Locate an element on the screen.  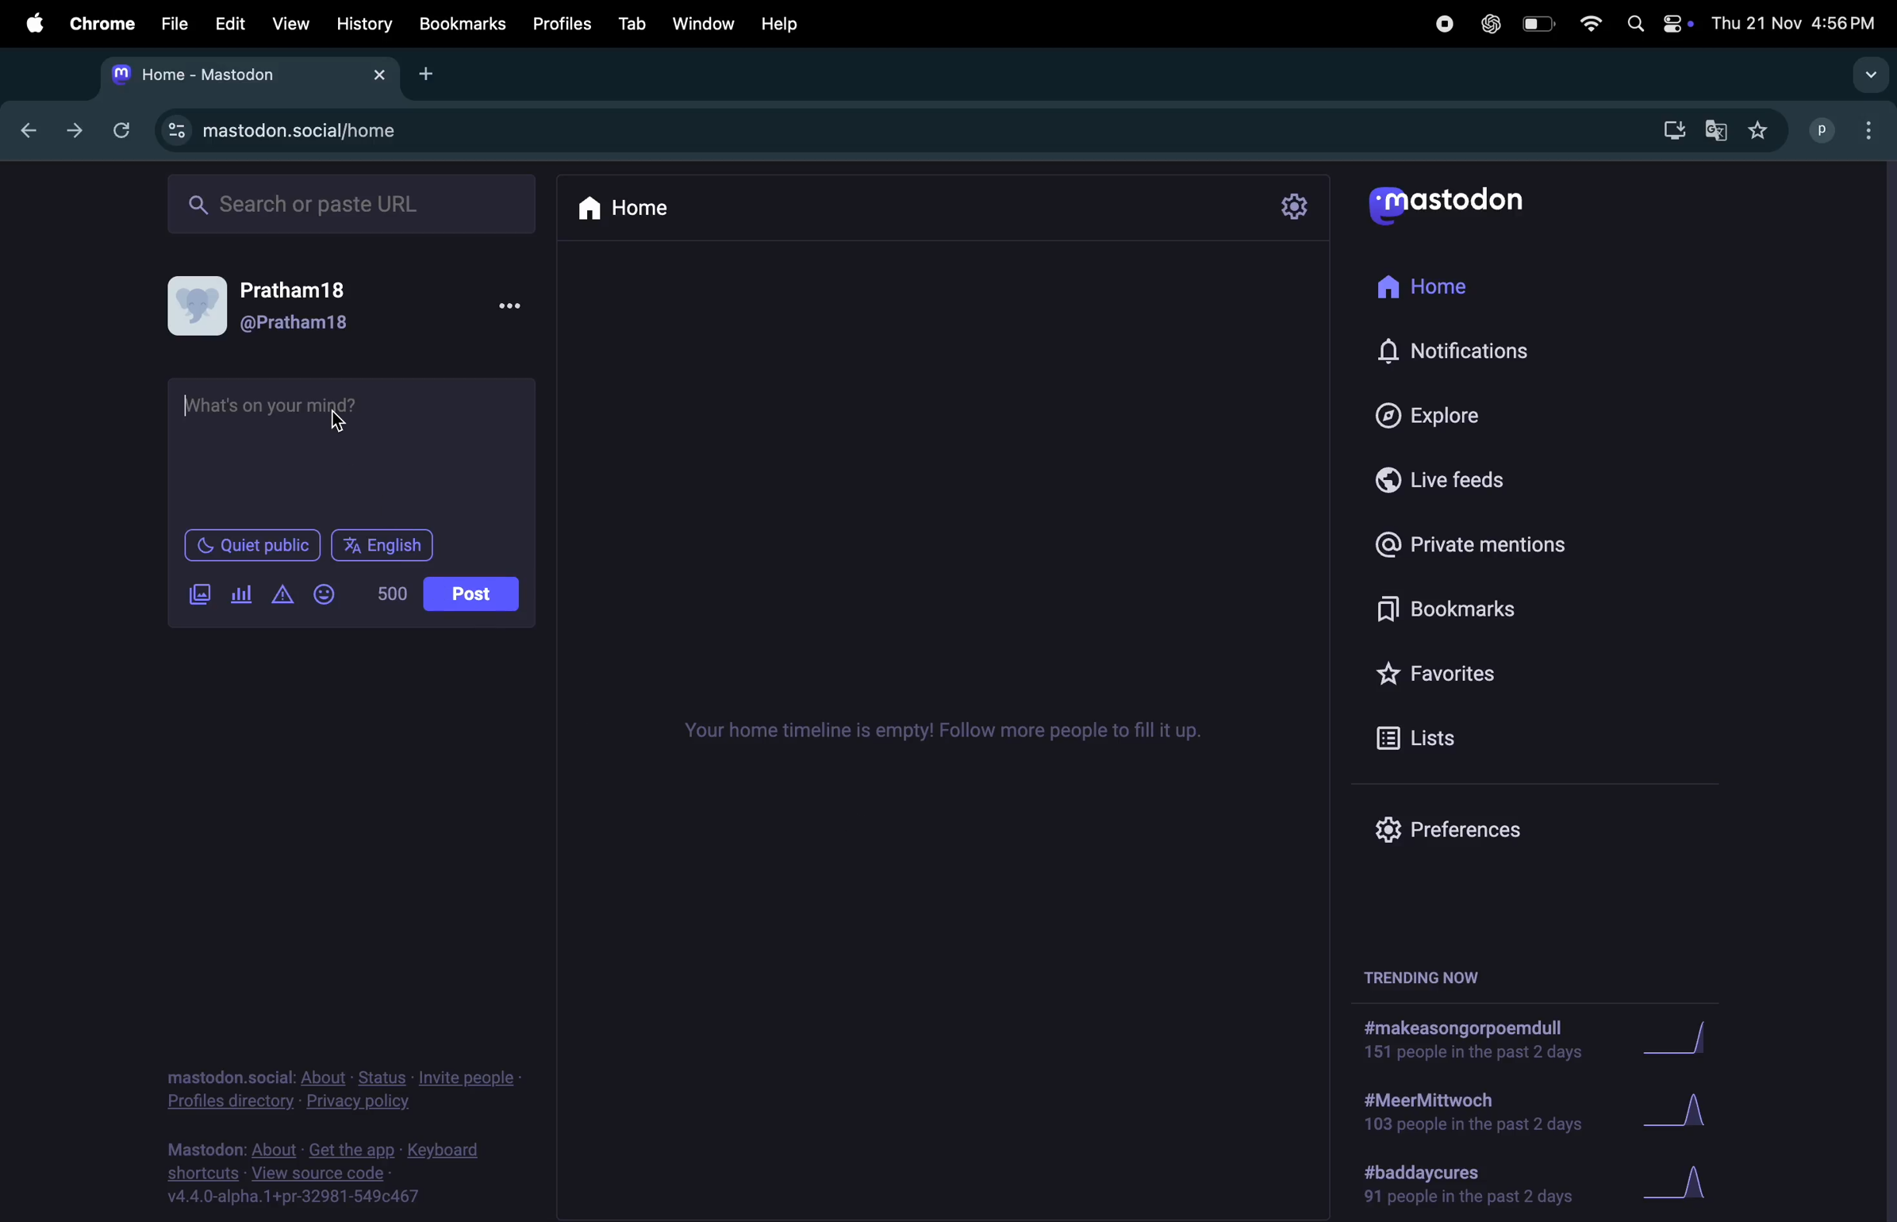
hashtag is located at coordinates (1473, 1185).